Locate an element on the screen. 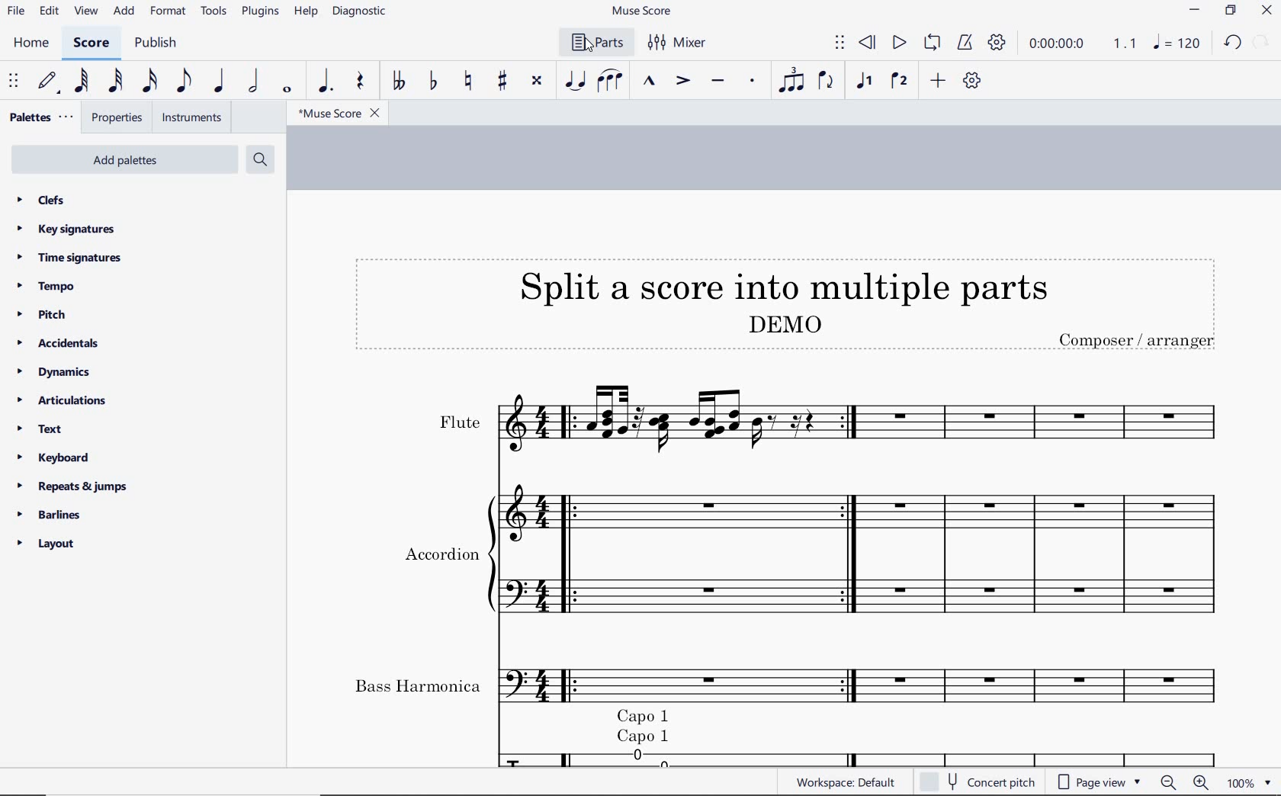 Image resolution: width=1281 pixels, height=796 pixels. UNDO is located at coordinates (1232, 44).